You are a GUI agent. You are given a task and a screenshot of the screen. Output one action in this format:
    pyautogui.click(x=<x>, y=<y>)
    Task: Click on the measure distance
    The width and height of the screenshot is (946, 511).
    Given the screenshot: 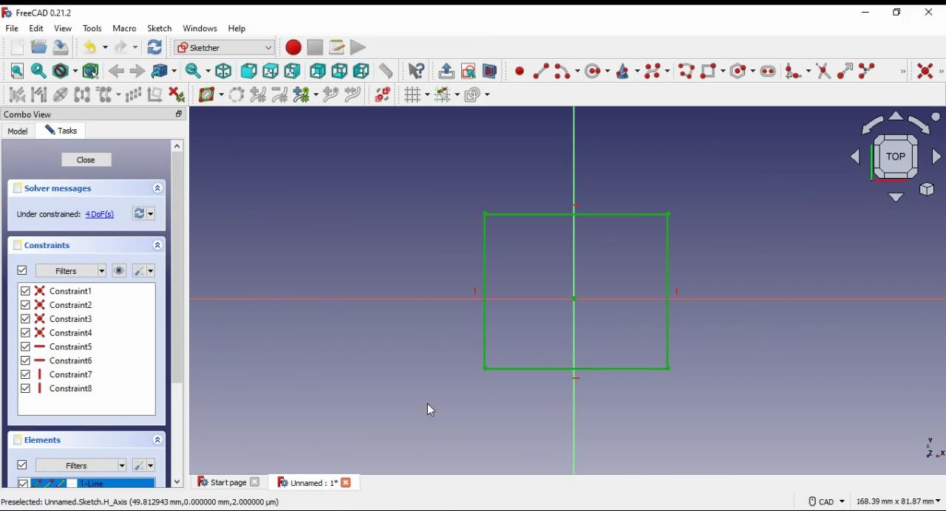 What is the action you would take?
    pyautogui.click(x=387, y=70)
    